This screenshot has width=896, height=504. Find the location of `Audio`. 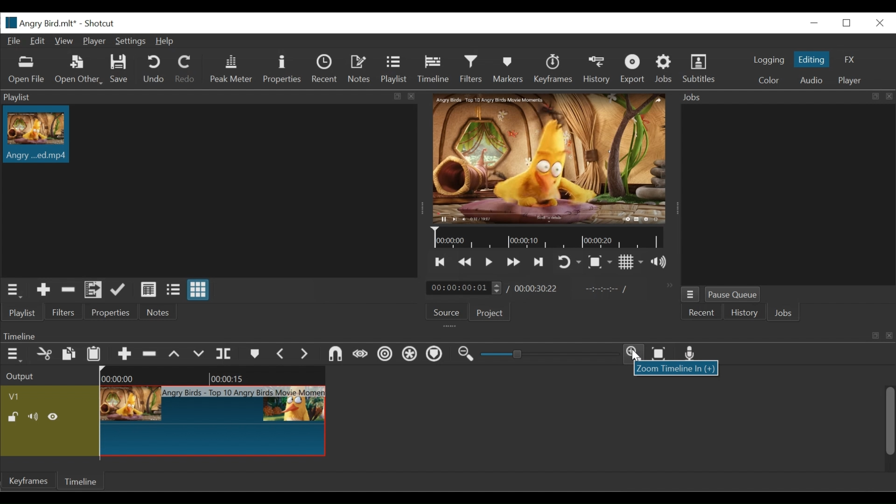

Audio is located at coordinates (813, 80).